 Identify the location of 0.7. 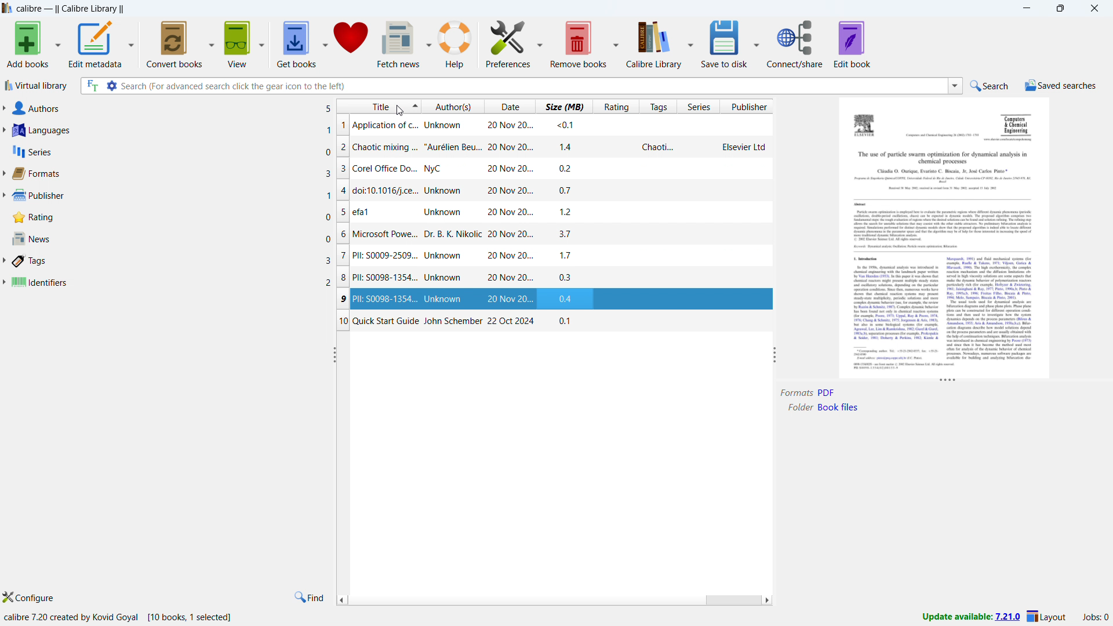
(569, 190).